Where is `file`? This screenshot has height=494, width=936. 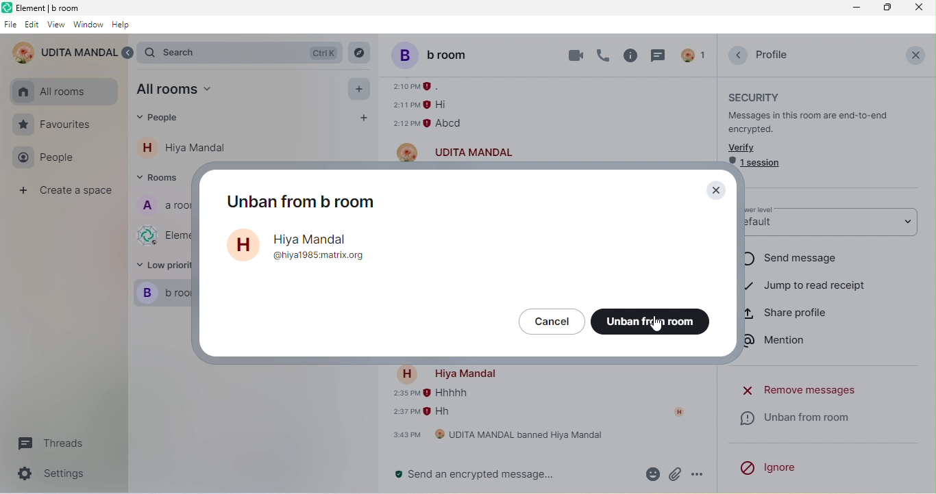
file is located at coordinates (10, 25).